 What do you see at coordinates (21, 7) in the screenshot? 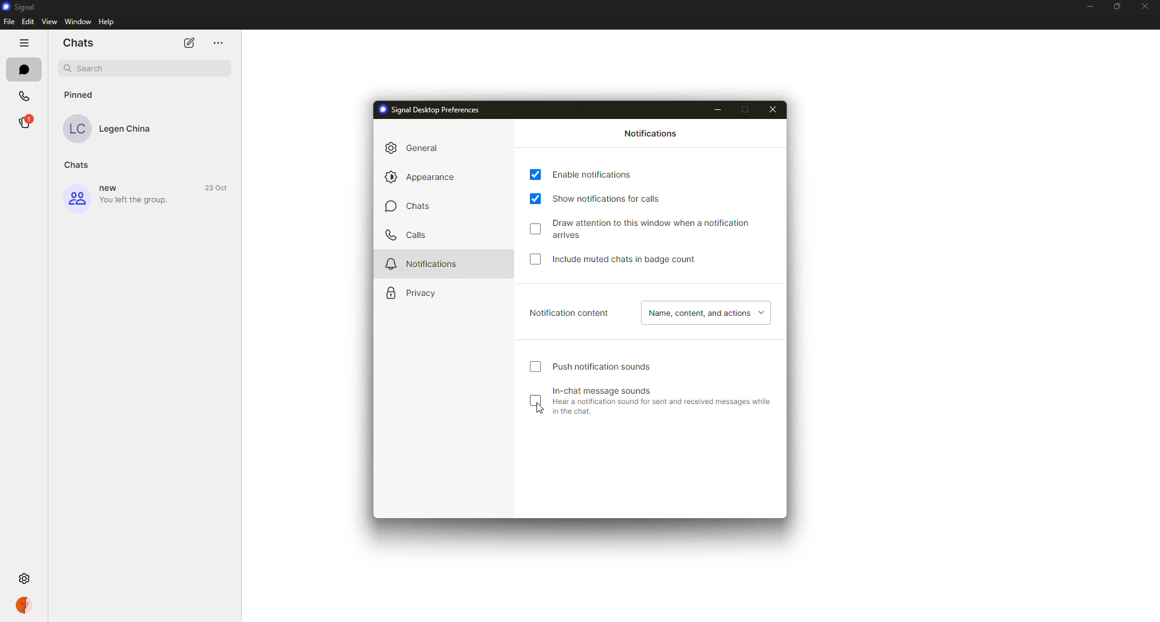
I see `Signal` at bounding box center [21, 7].